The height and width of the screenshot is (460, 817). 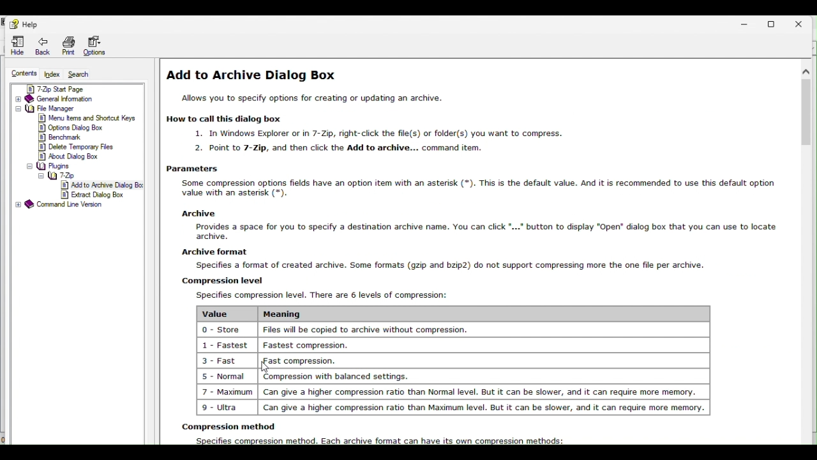 I want to click on 7 zip start page, so click(x=75, y=89).